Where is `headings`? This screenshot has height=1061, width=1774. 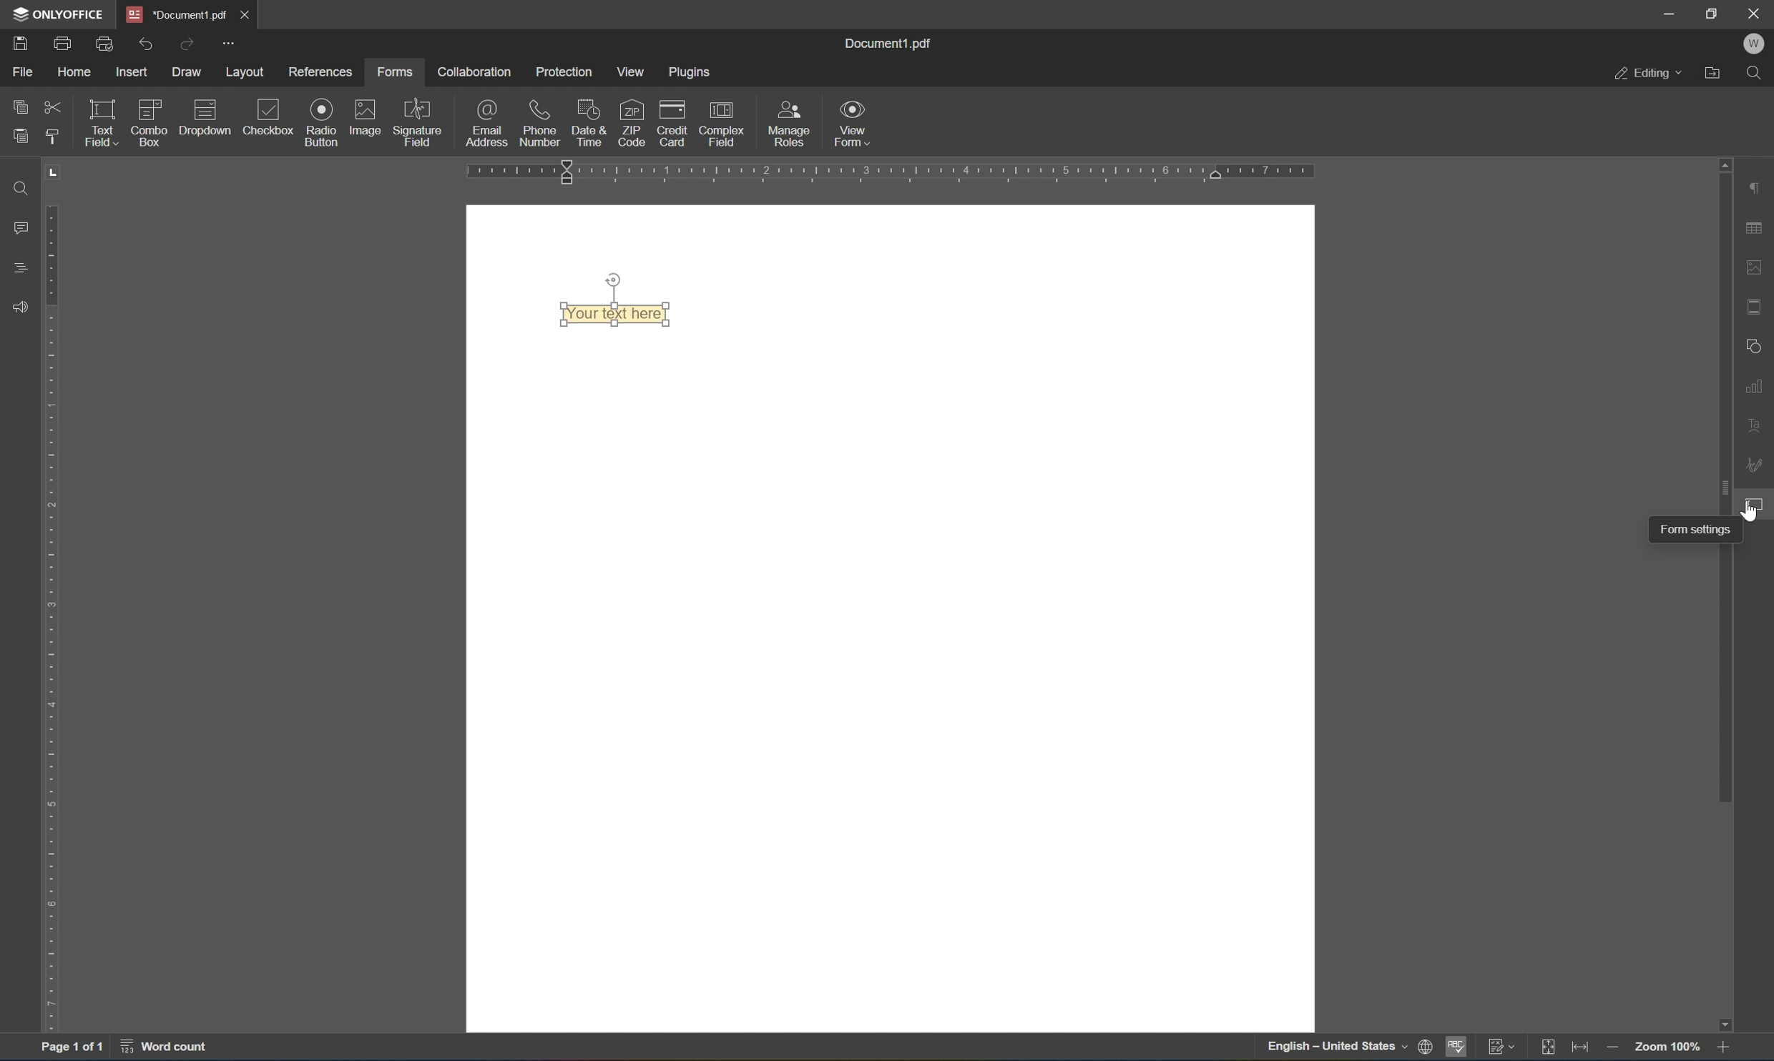
headings is located at coordinates (14, 267).